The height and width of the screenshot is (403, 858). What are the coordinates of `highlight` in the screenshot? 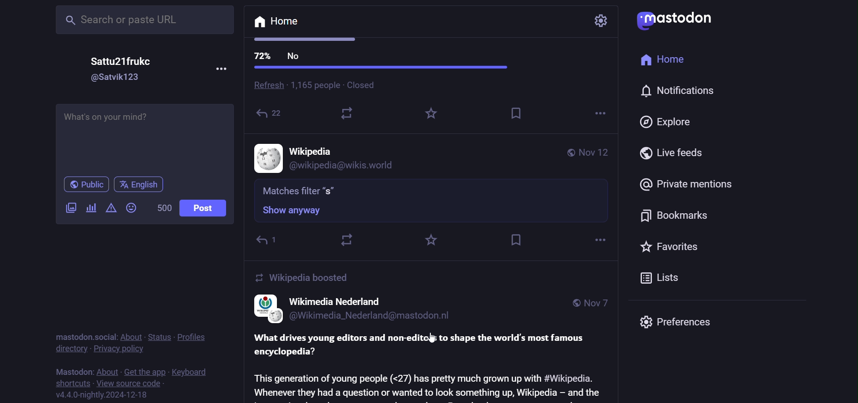 It's located at (430, 117).